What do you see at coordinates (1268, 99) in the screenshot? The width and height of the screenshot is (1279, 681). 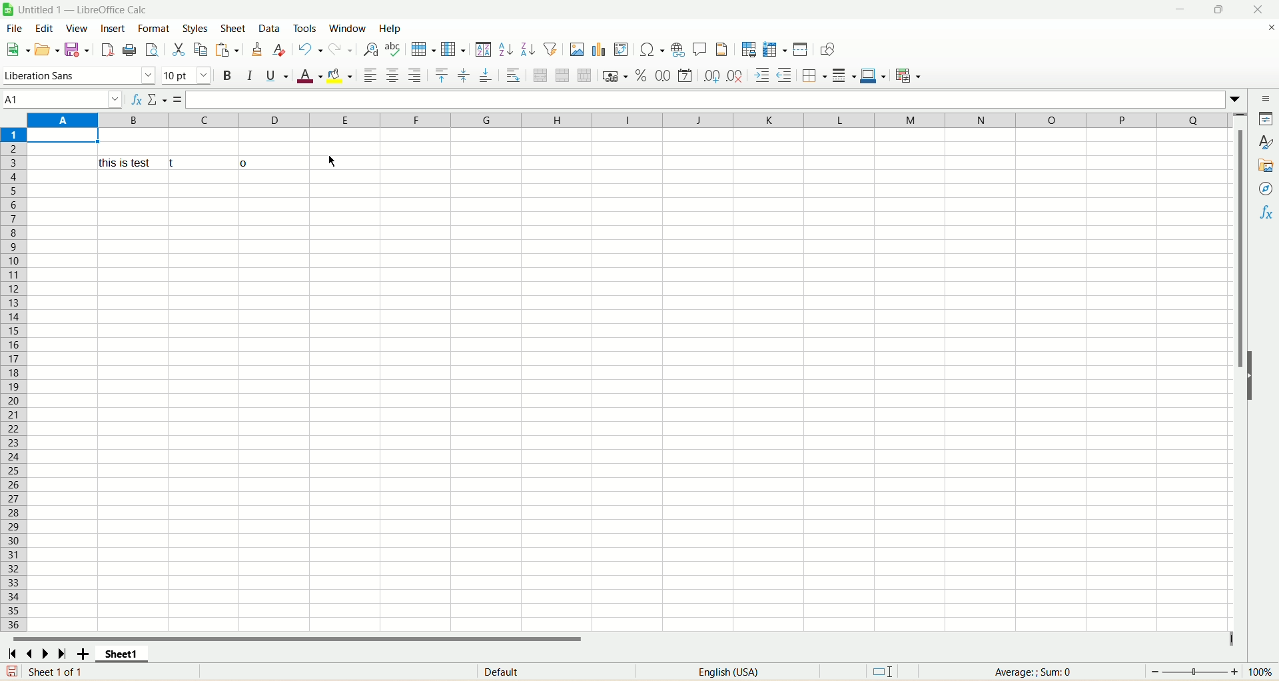 I see `sidebar` at bounding box center [1268, 99].